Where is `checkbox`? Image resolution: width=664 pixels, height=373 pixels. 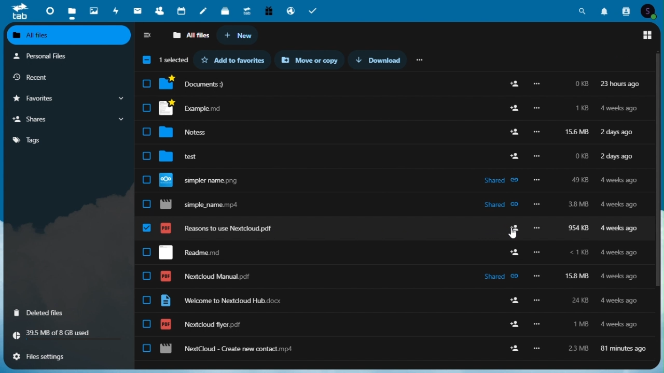
checkbox is located at coordinates (146, 181).